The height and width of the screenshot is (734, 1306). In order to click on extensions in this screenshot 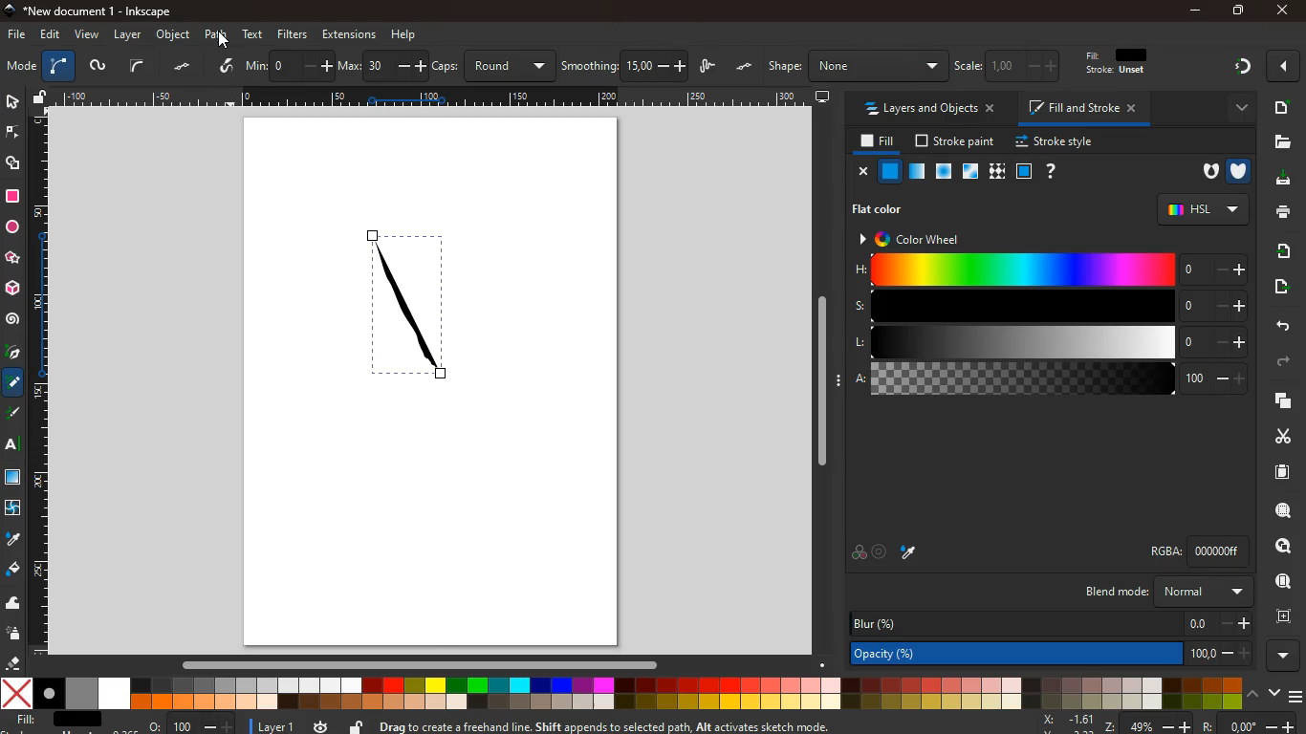, I will do `click(349, 34)`.